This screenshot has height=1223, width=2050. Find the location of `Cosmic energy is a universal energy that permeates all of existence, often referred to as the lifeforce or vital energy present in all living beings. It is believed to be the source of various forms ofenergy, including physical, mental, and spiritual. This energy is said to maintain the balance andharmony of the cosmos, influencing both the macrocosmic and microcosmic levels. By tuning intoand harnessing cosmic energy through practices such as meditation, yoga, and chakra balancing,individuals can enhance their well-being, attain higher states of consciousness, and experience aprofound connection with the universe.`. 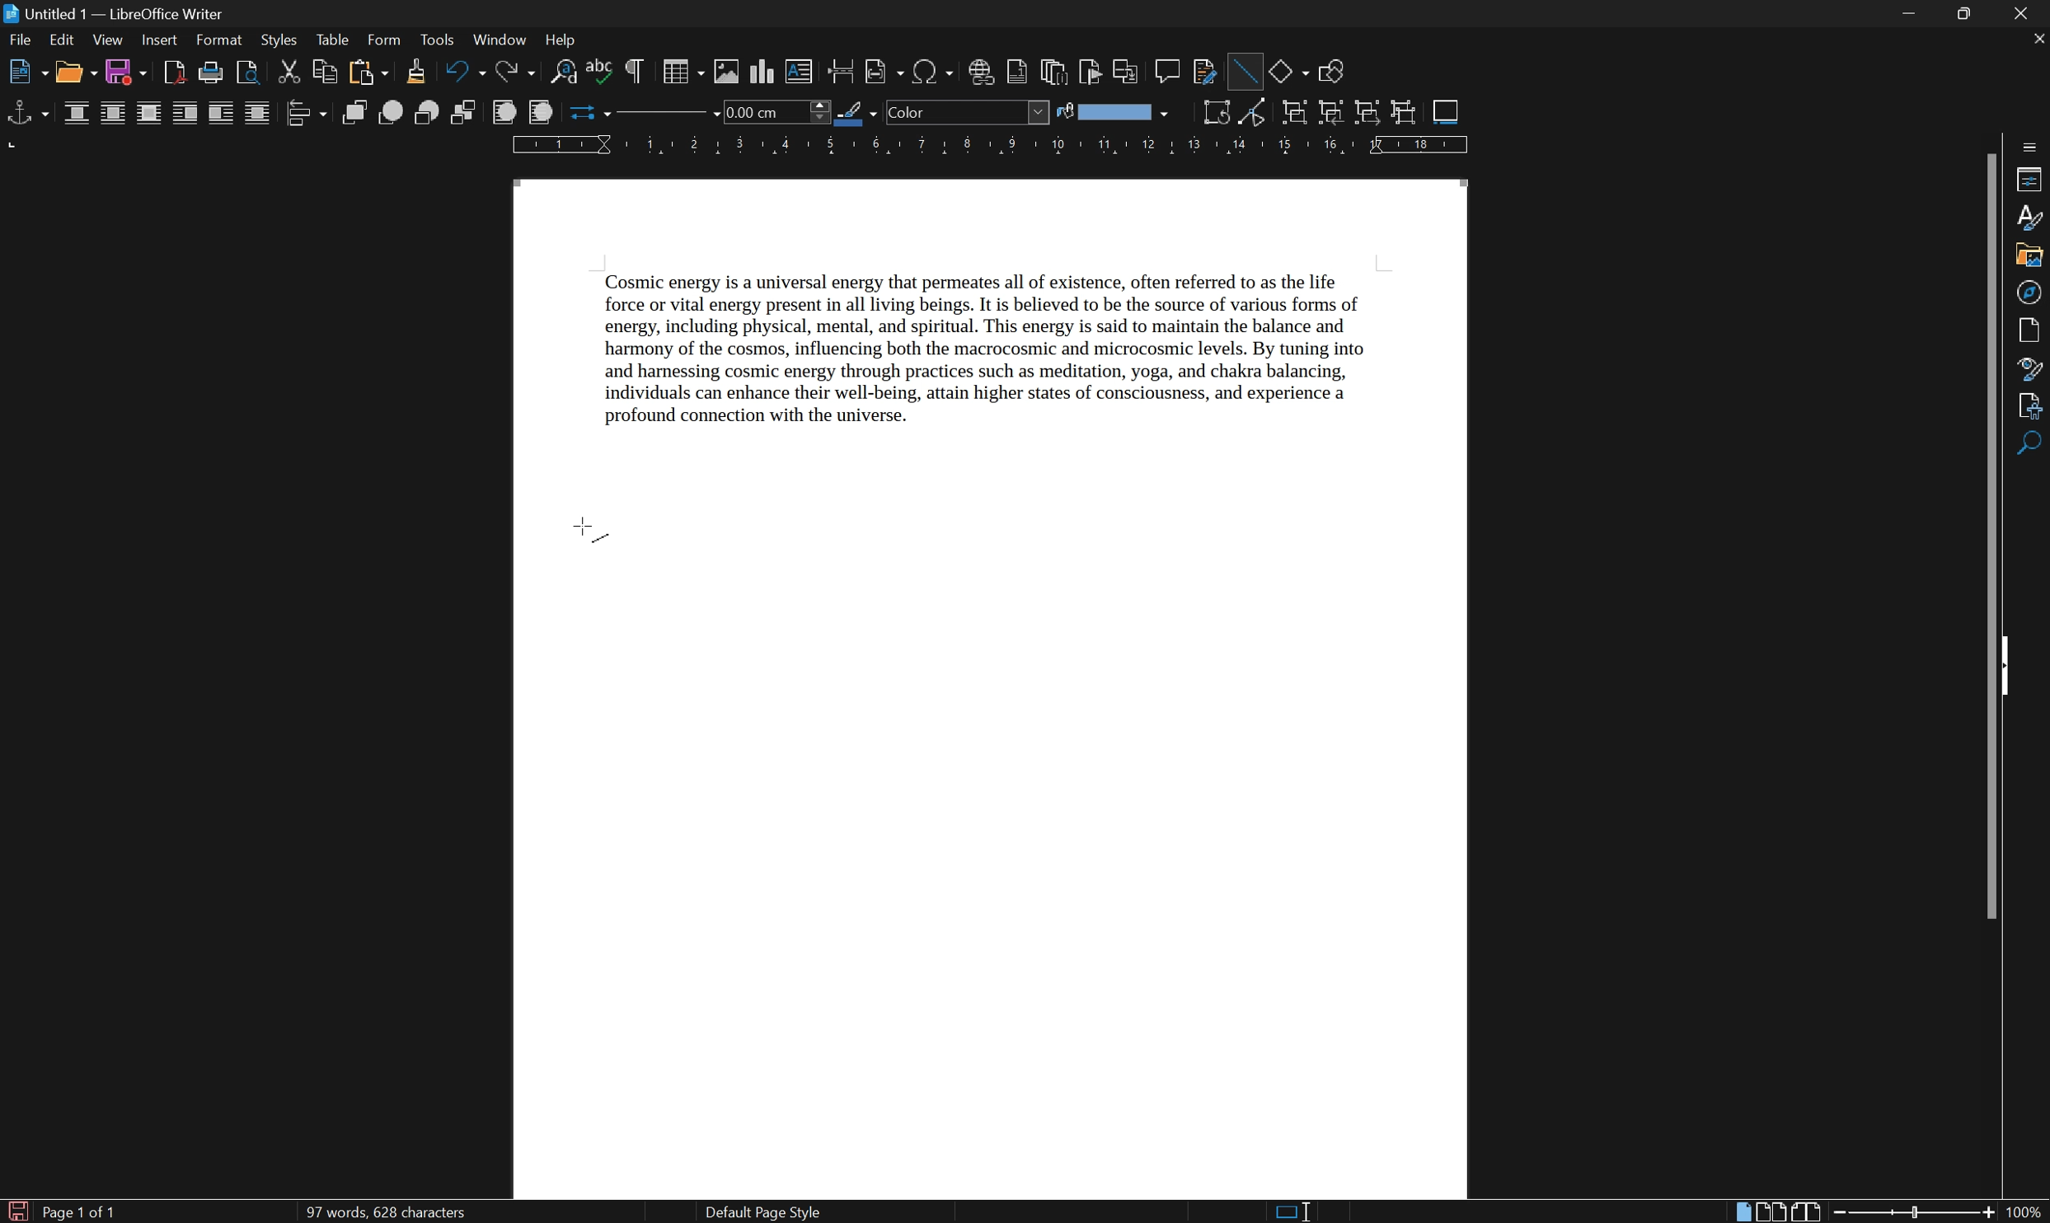

Cosmic energy is a universal energy that permeates all of existence, often referred to as the lifeforce or vital energy present in all living beings. It is believed to be the source of various forms ofenergy, including physical, mental, and spiritual. This energy is said to maintain the balance andharmony of the cosmos, influencing both the macrocosmic and microcosmic levels. By tuning intoand harnessing cosmic energy through practices such as meditation, yoga, and chakra balancing,individuals can enhance their well-being, attain higher states of consciousness, and experience aprofound connection with the universe. is located at coordinates (1015, 358).